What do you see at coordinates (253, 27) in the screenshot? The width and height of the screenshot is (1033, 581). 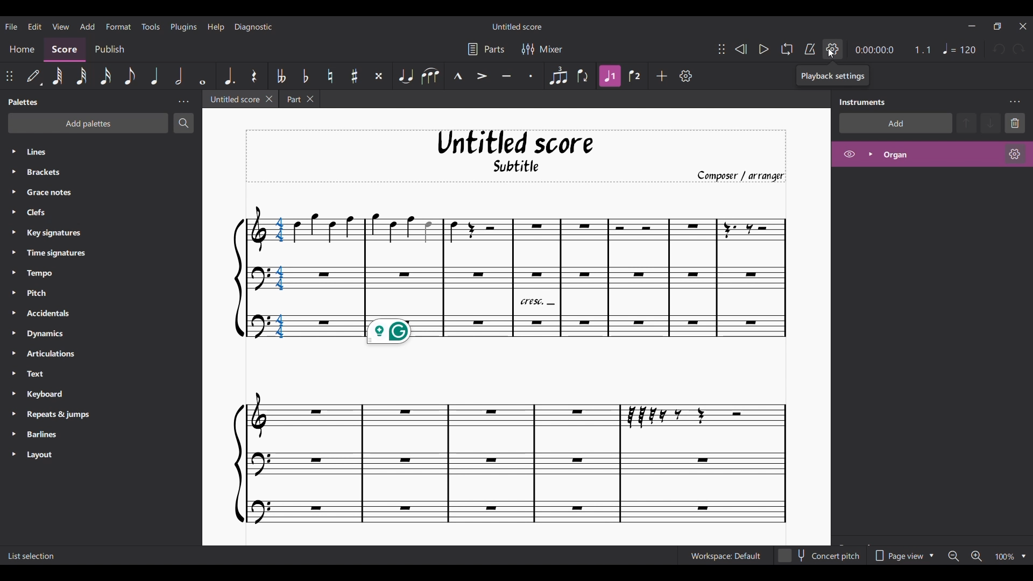 I see `Diagnostic menu` at bounding box center [253, 27].